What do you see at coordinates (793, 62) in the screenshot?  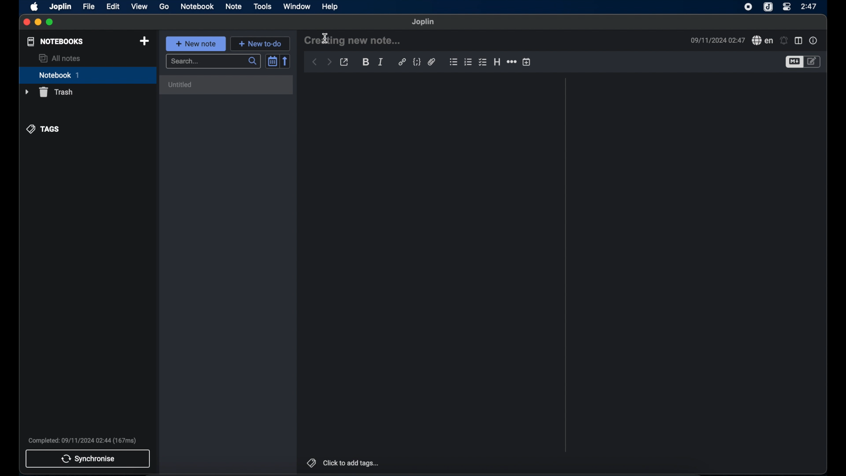 I see `toggle editor` at bounding box center [793, 62].